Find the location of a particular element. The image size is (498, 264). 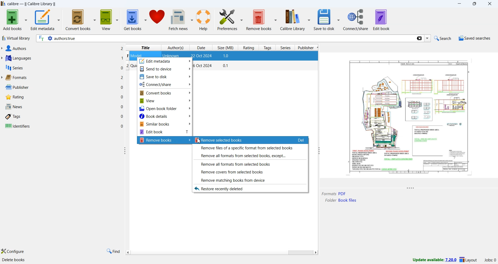

Convert books is located at coordinates (165, 93).